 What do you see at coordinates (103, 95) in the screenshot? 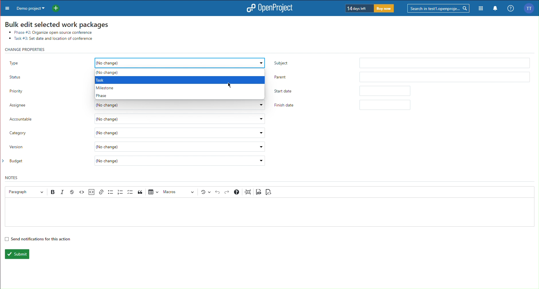
I see `Phase` at bounding box center [103, 95].